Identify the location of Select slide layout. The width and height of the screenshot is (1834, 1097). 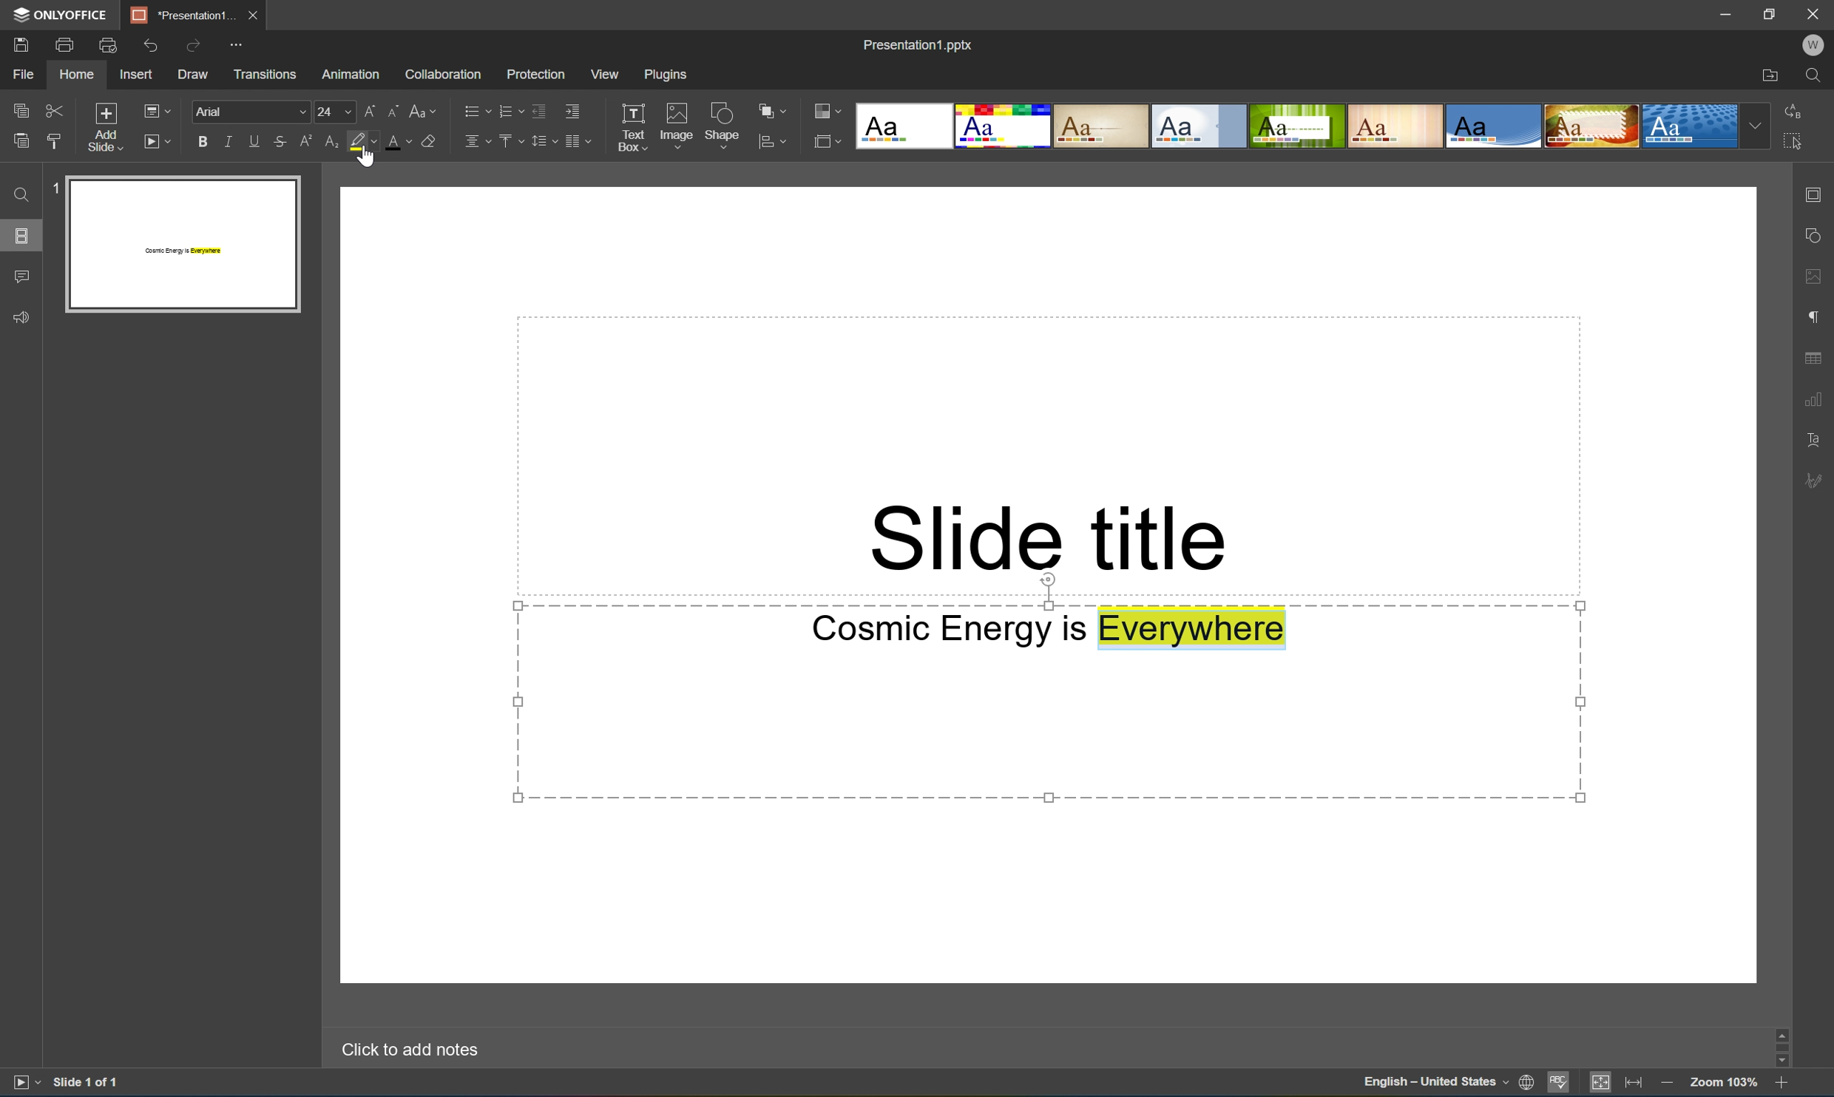
(828, 141).